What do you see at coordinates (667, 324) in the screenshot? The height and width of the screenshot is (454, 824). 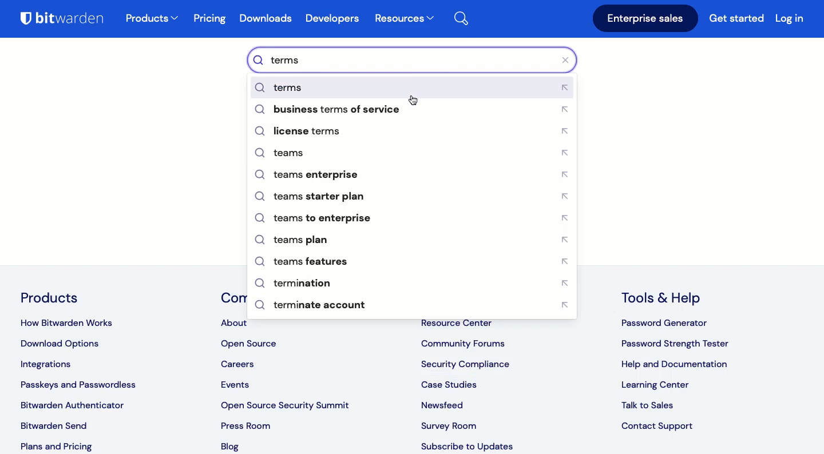 I see `password generator` at bounding box center [667, 324].